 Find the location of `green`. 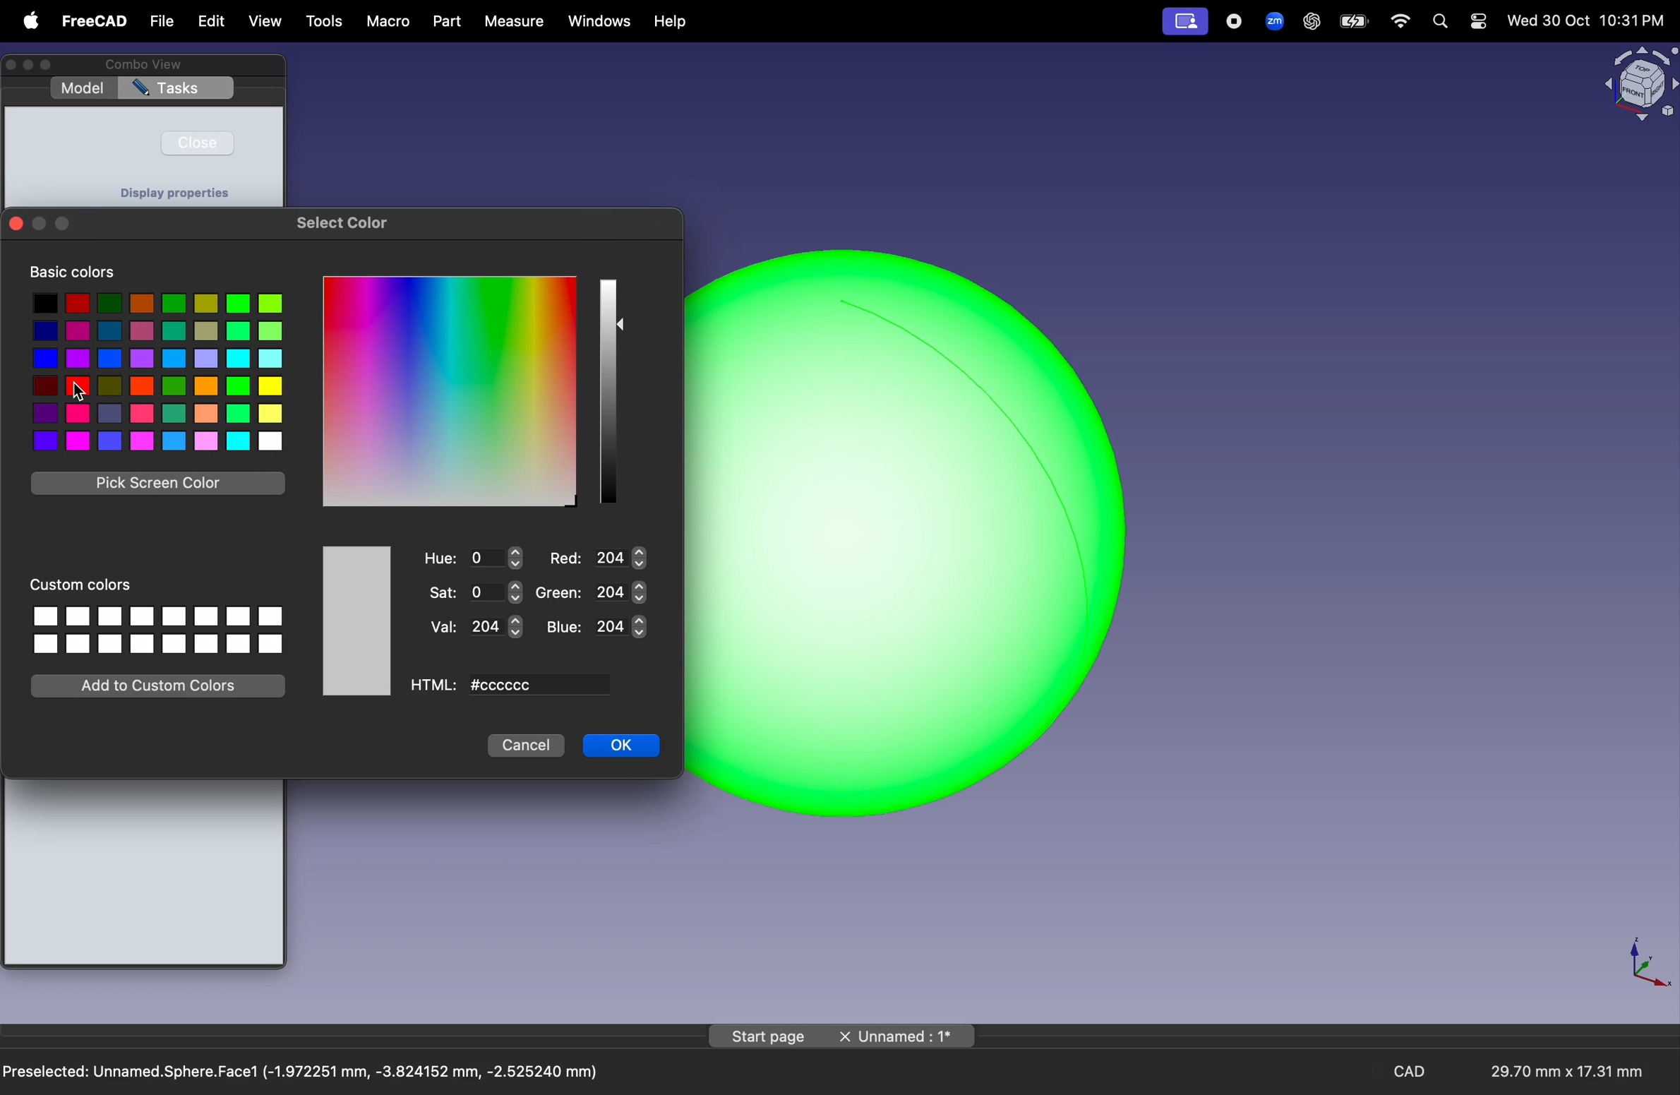

green is located at coordinates (590, 593).